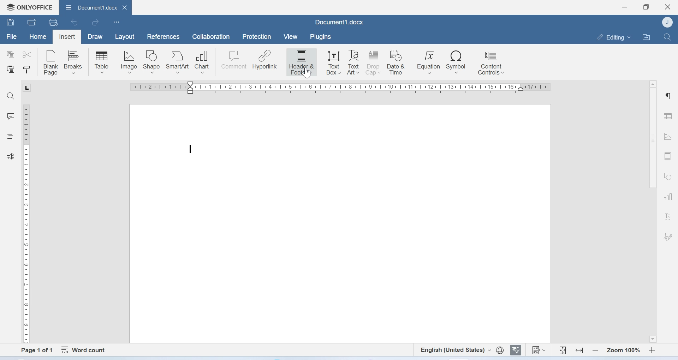  Describe the element at coordinates (647, 6) in the screenshot. I see `Maximize` at that location.